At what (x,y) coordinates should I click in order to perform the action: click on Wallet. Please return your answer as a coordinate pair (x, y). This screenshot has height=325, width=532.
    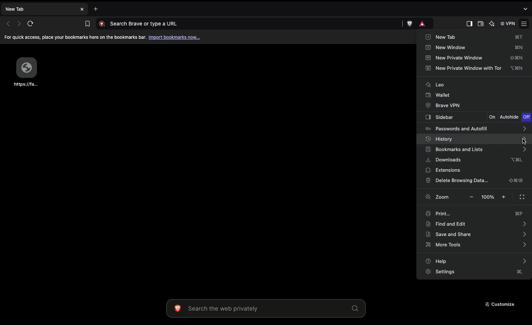
    Looking at the image, I should click on (436, 96).